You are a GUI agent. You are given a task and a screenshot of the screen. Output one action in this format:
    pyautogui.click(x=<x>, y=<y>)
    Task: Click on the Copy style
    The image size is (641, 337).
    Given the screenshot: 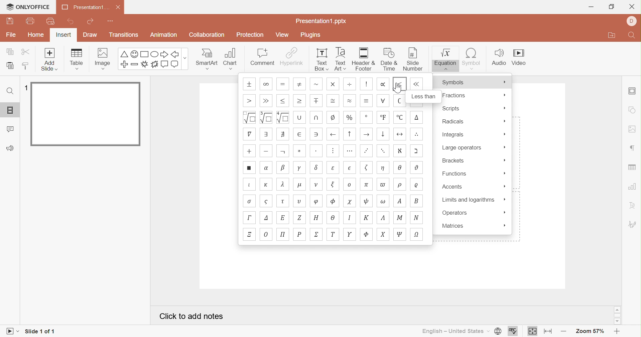 What is the action you would take?
    pyautogui.click(x=26, y=67)
    